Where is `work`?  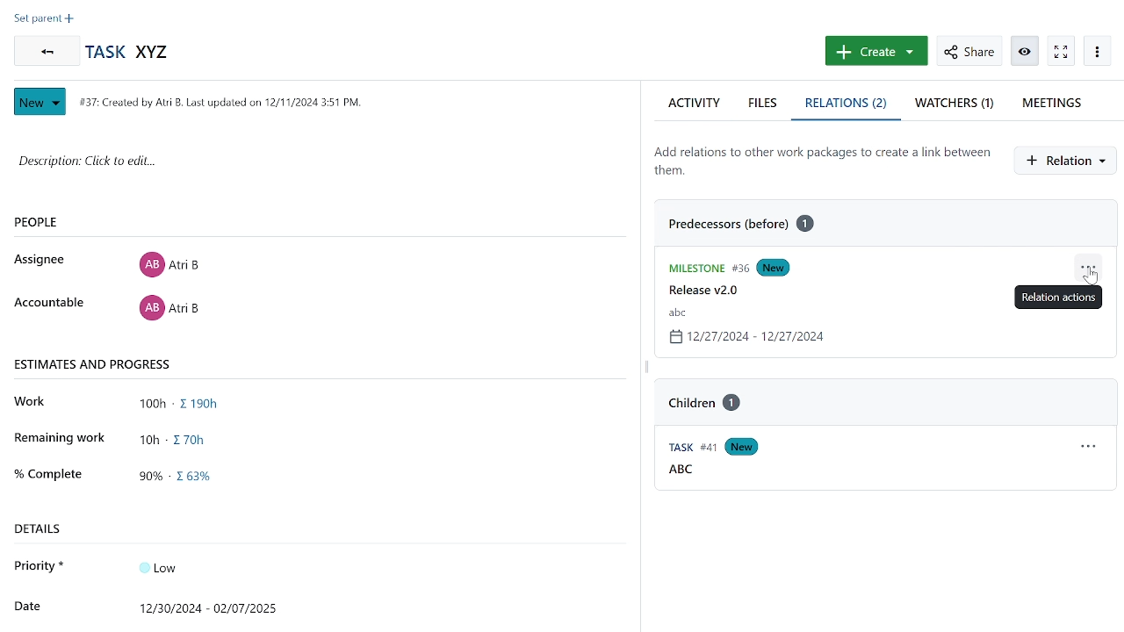
work is located at coordinates (35, 402).